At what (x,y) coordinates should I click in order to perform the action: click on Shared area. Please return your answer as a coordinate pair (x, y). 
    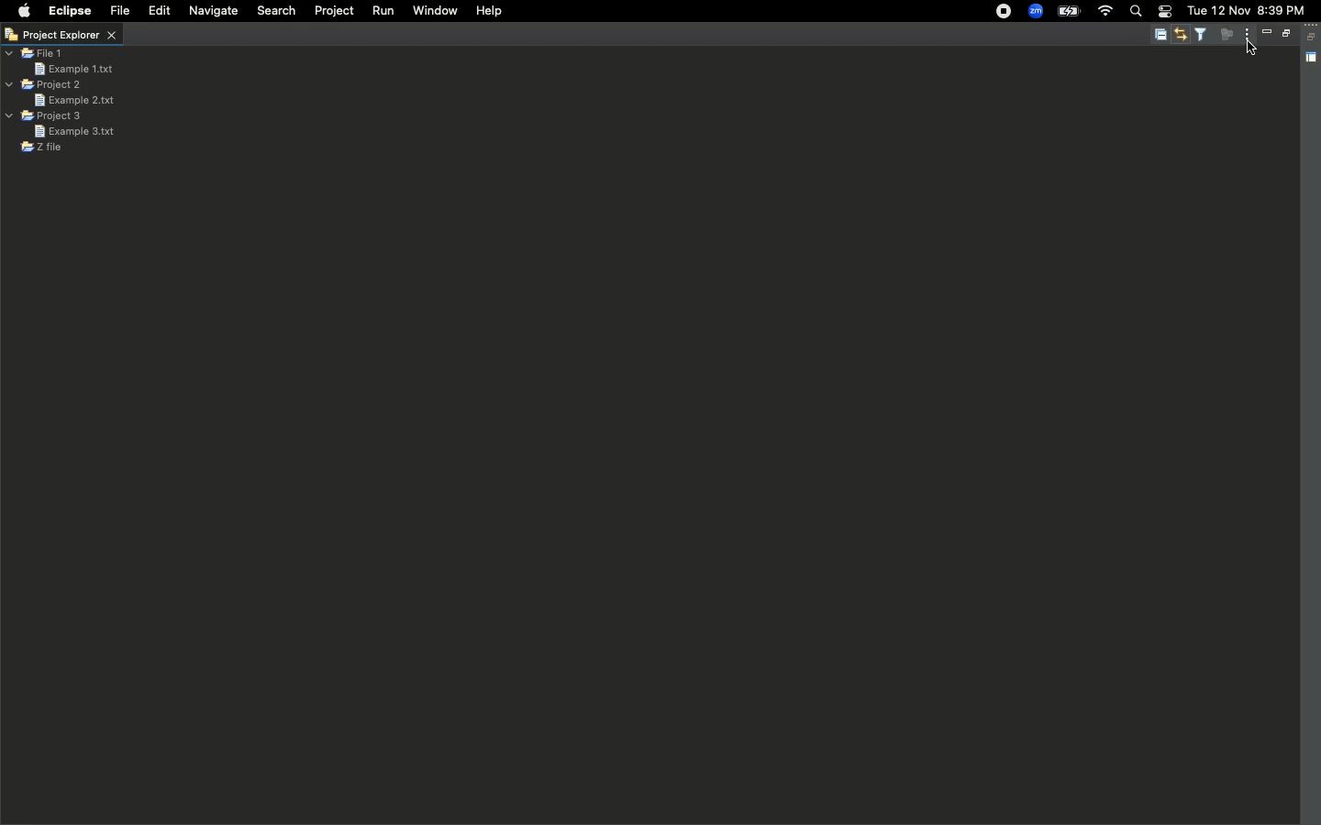
    Looking at the image, I should click on (1313, 59).